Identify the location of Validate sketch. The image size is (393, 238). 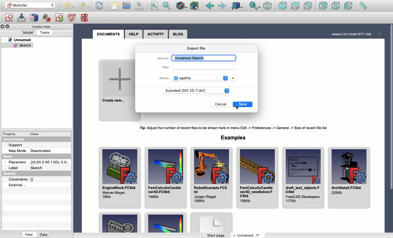
(59, 17).